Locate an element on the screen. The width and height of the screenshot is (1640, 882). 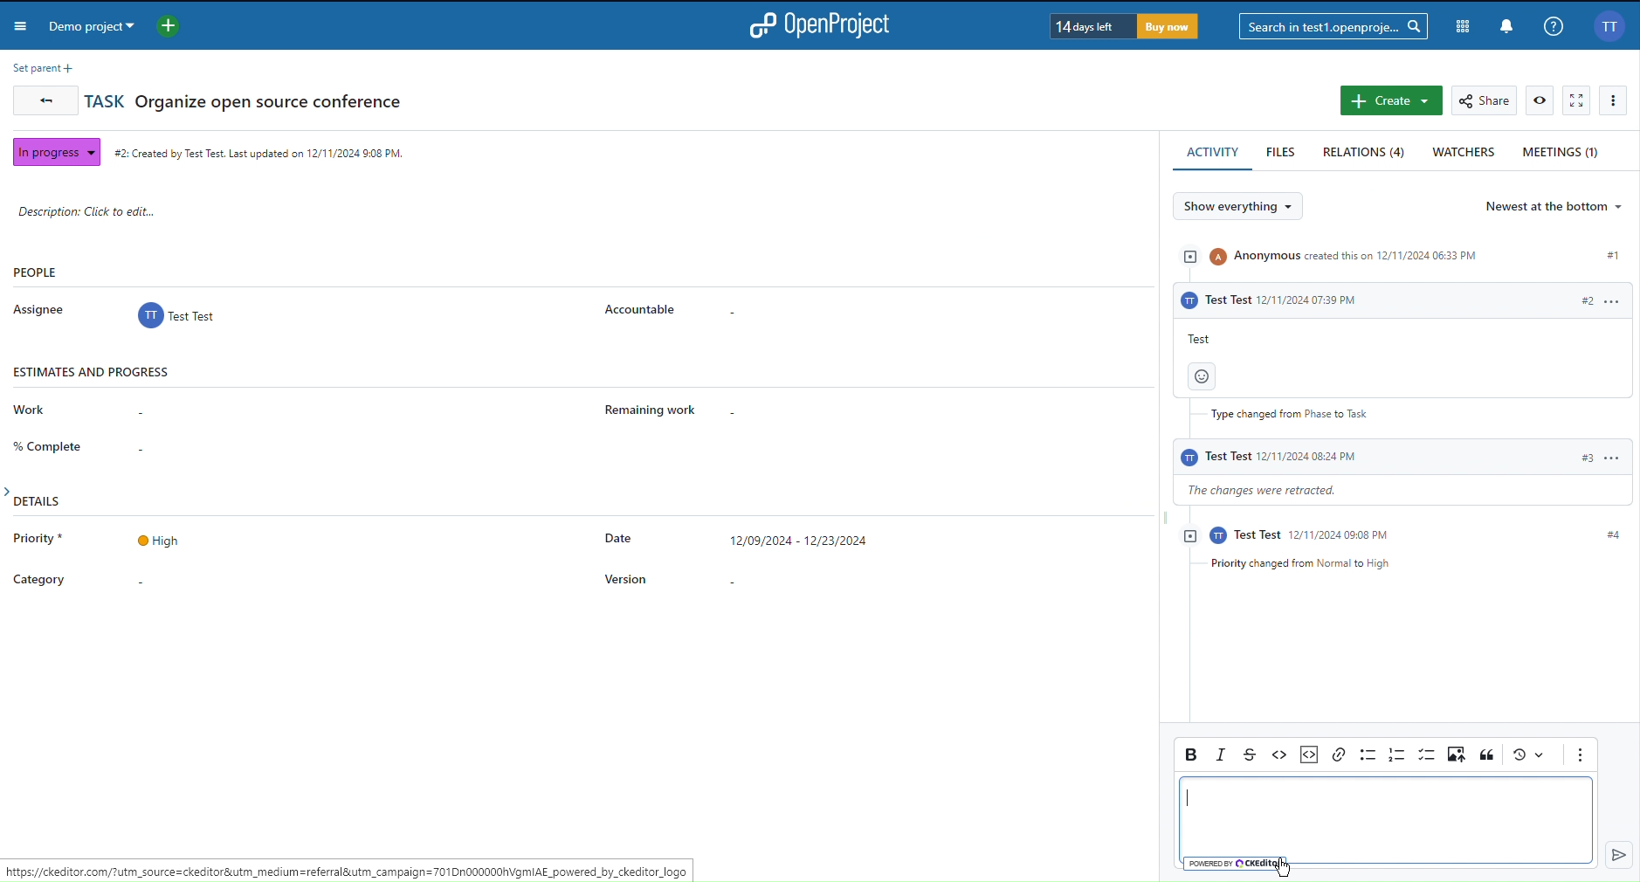
Trial Timer is located at coordinates (1121, 26).